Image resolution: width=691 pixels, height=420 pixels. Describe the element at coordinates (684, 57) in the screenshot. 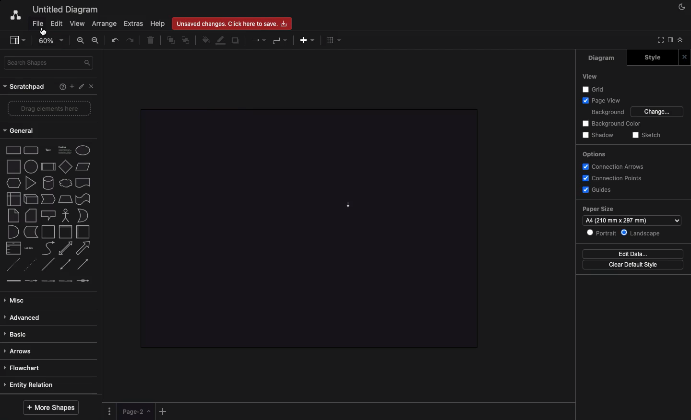

I see `Close` at that location.